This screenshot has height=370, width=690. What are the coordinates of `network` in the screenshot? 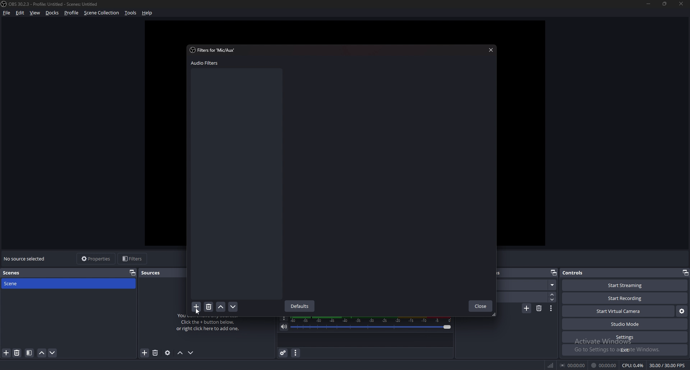 It's located at (550, 365).